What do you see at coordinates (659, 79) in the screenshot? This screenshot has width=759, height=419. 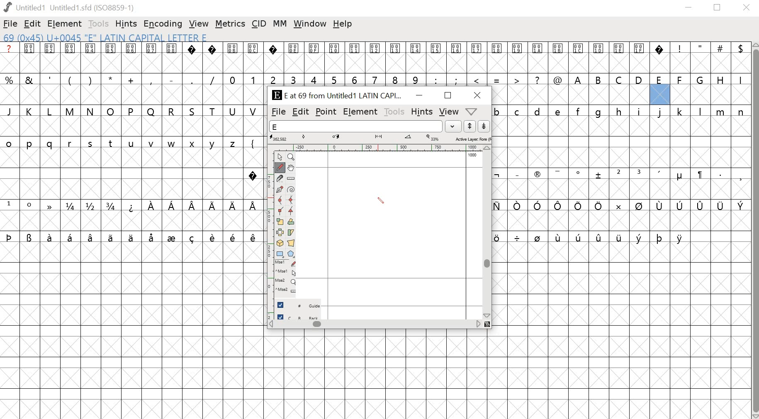 I see `uppercase alphabets` at bounding box center [659, 79].